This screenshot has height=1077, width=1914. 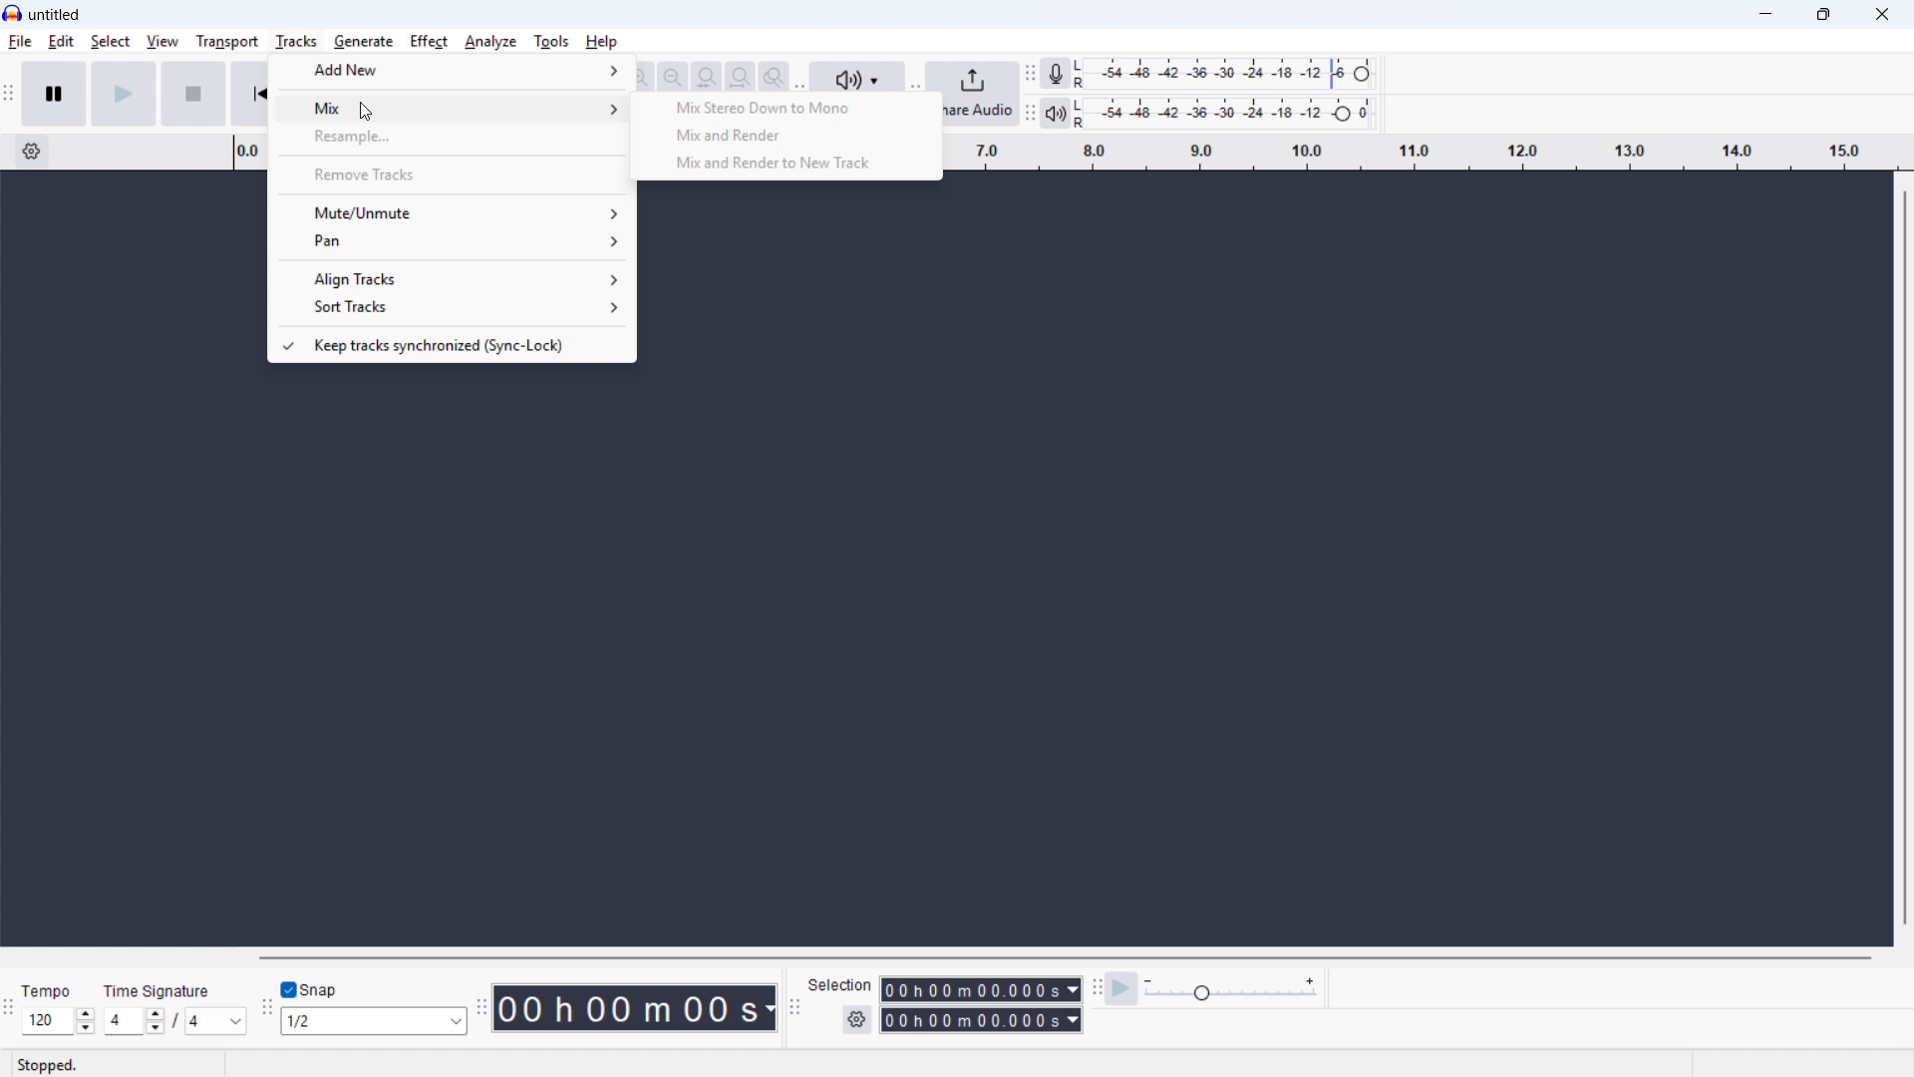 I want to click on Fit project to width , so click(x=742, y=76).